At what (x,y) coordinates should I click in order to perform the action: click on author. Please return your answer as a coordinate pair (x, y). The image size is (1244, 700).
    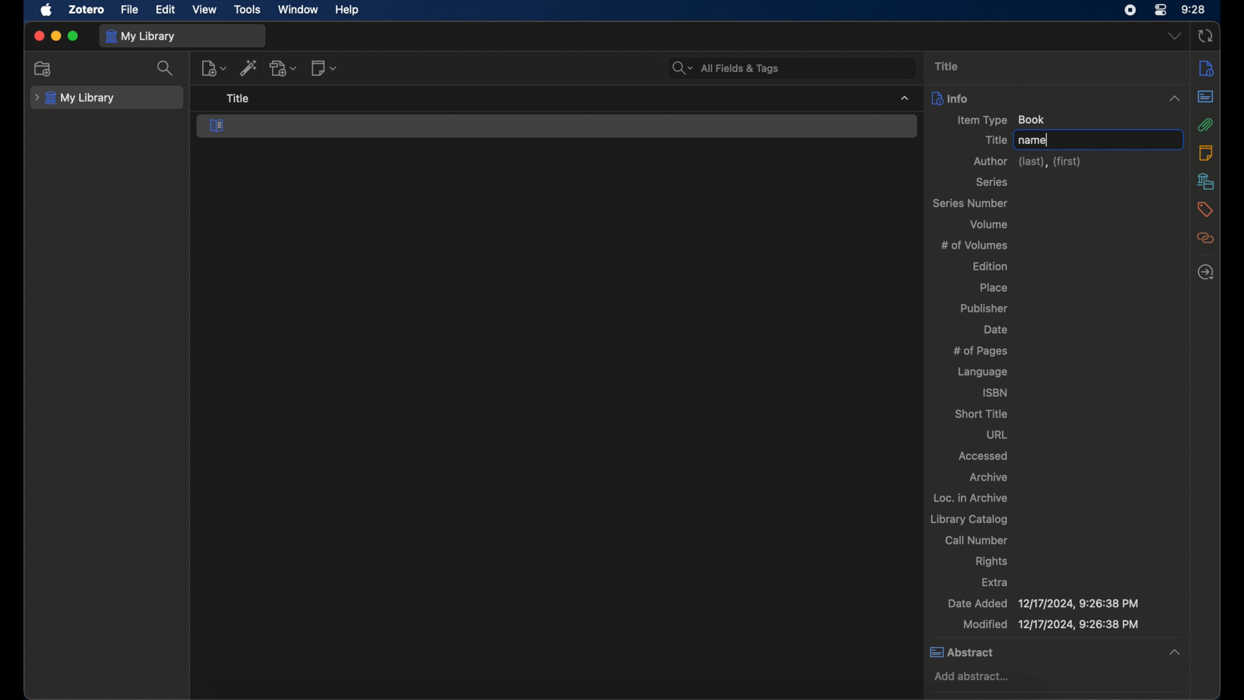
    Looking at the image, I should click on (1028, 161).